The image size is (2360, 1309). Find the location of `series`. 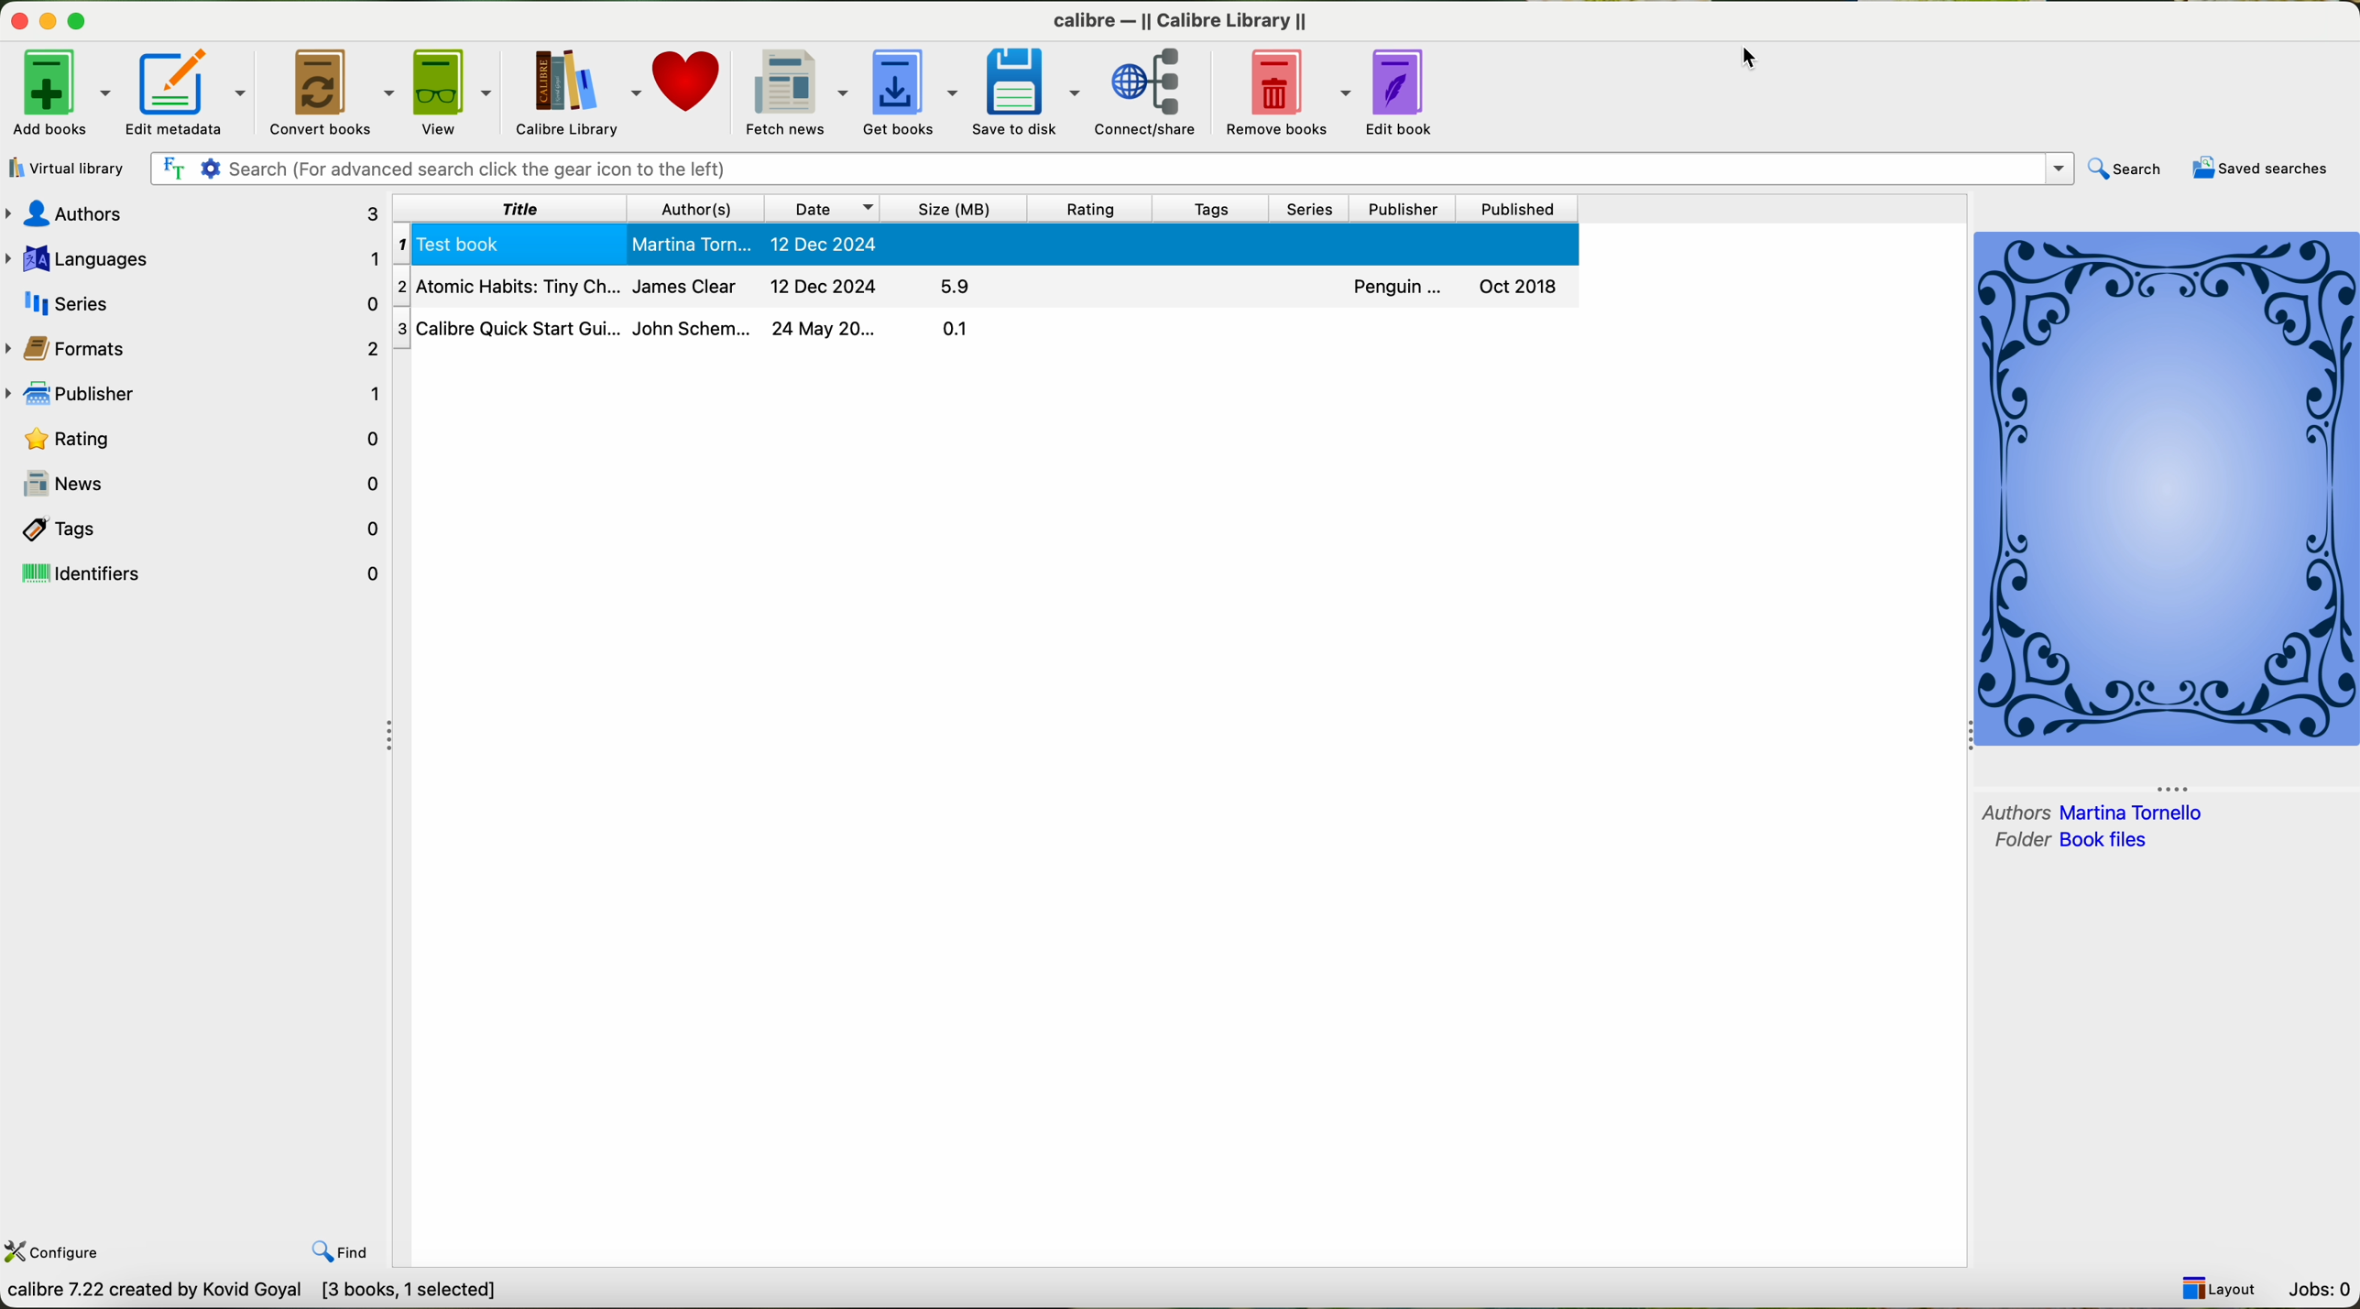

series is located at coordinates (191, 302).